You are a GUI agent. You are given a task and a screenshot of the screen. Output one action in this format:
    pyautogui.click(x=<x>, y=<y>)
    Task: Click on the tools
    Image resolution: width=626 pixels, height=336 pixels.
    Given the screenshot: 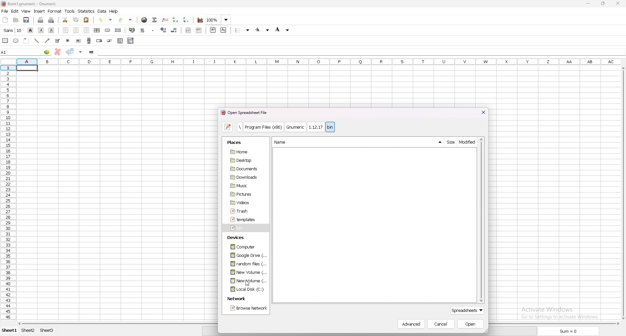 What is the action you would take?
    pyautogui.click(x=70, y=11)
    